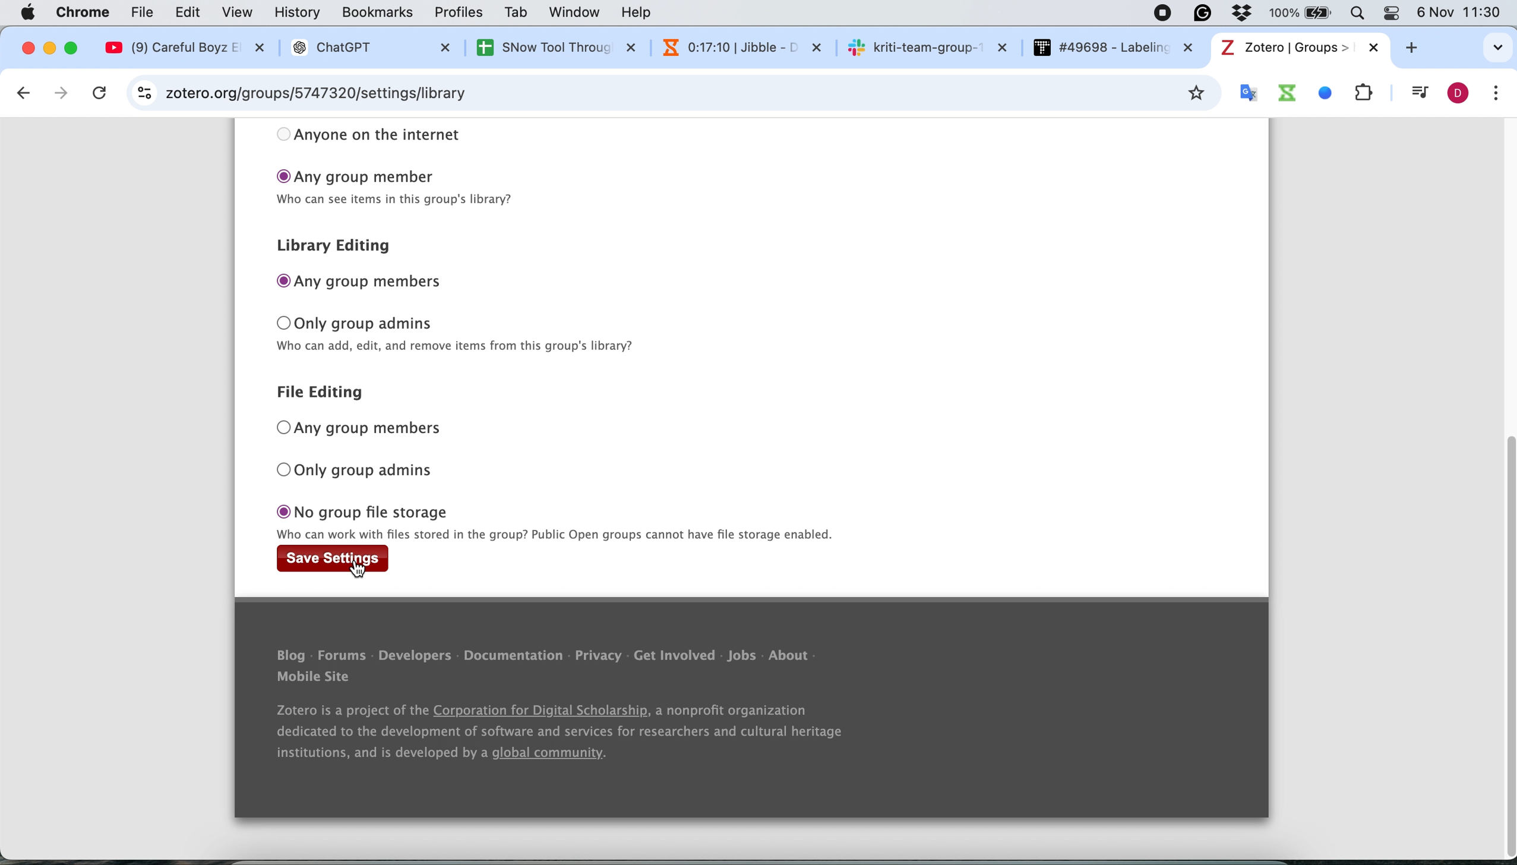 This screenshot has height=865, width=1517. I want to click on search tabs, so click(1480, 47).